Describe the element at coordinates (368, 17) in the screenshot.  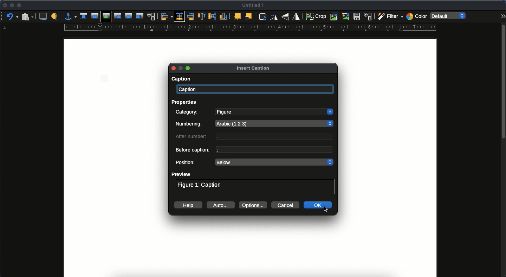
I see `image properties` at that location.